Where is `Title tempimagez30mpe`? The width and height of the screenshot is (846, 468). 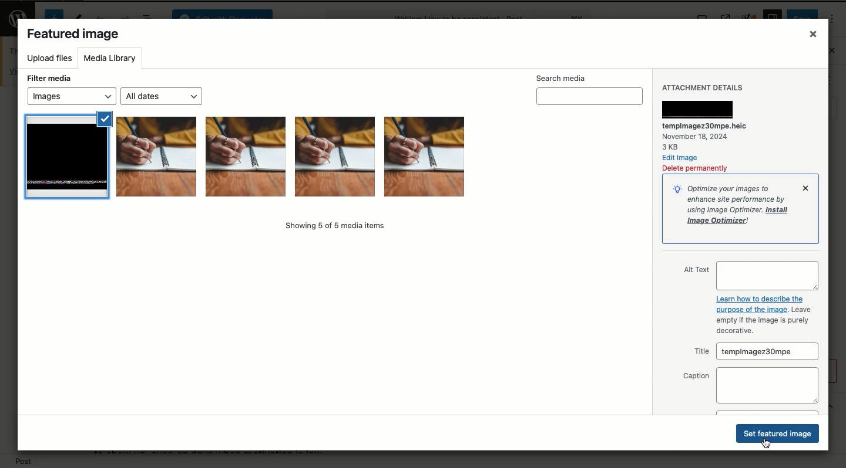 Title tempimagez30mpe is located at coordinates (753, 351).